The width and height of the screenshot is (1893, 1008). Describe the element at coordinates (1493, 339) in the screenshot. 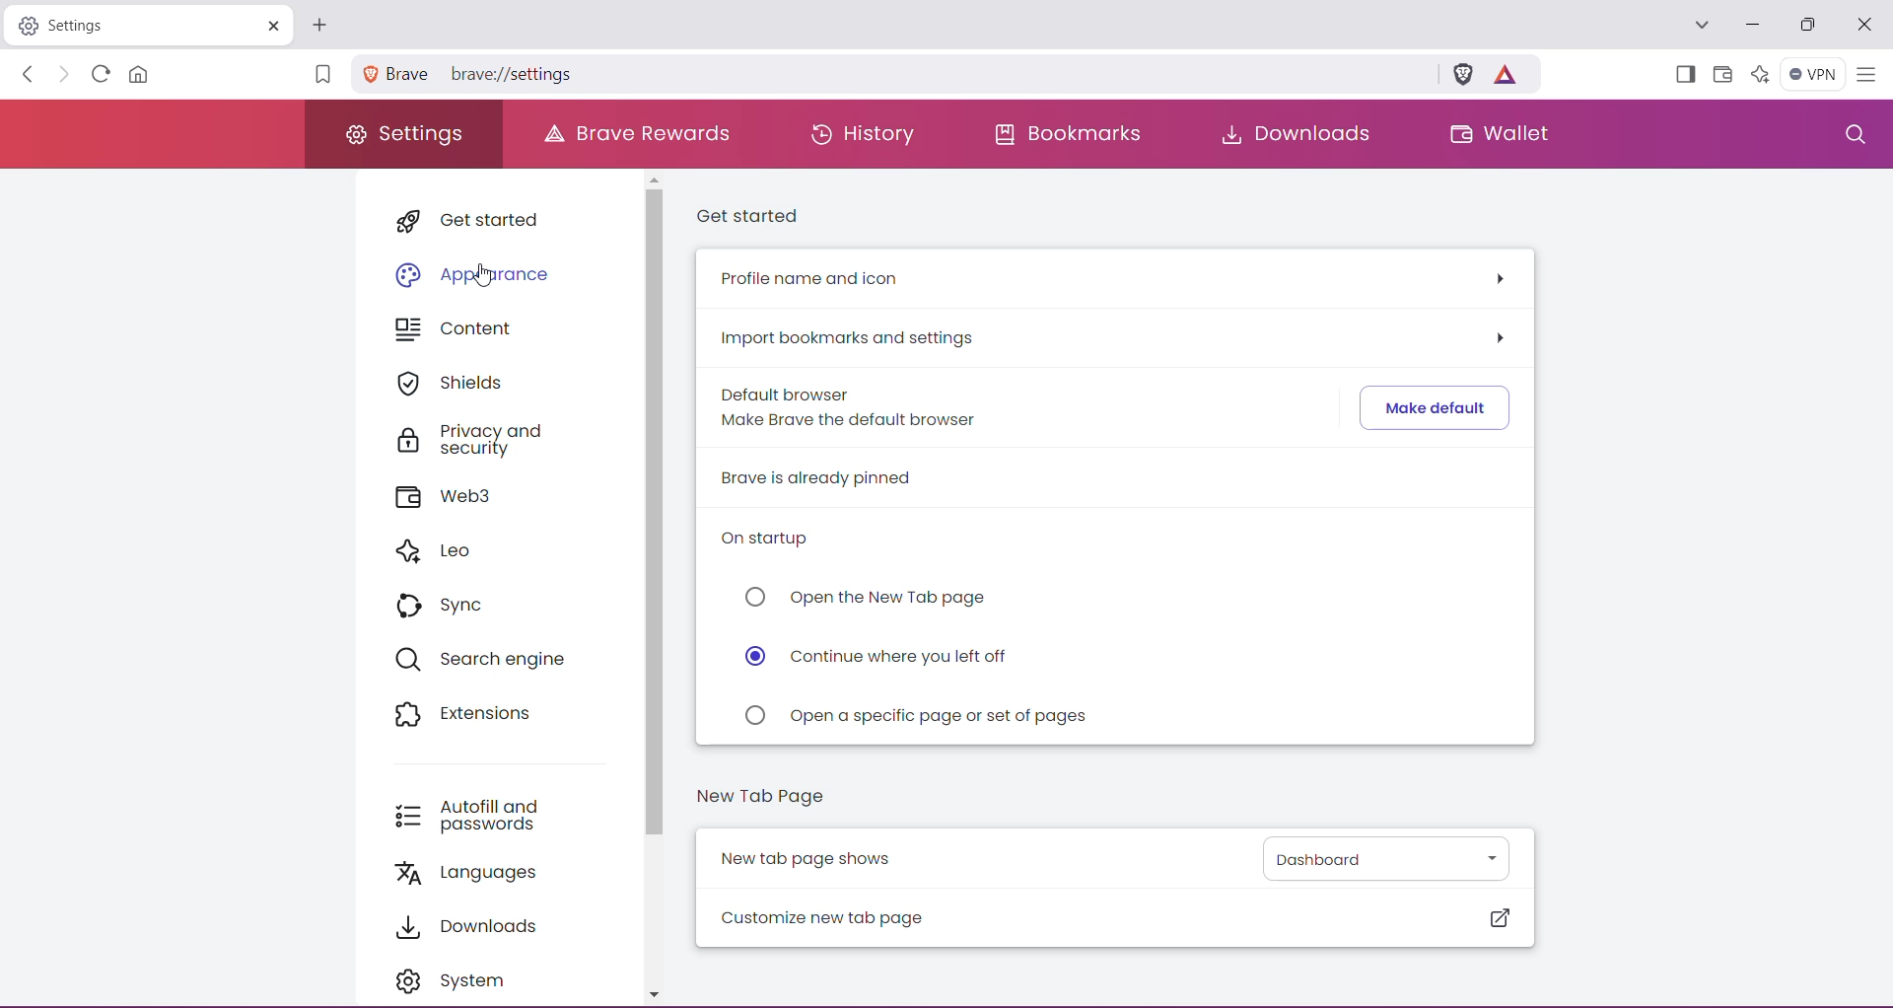

I see `Click to see more options` at that location.